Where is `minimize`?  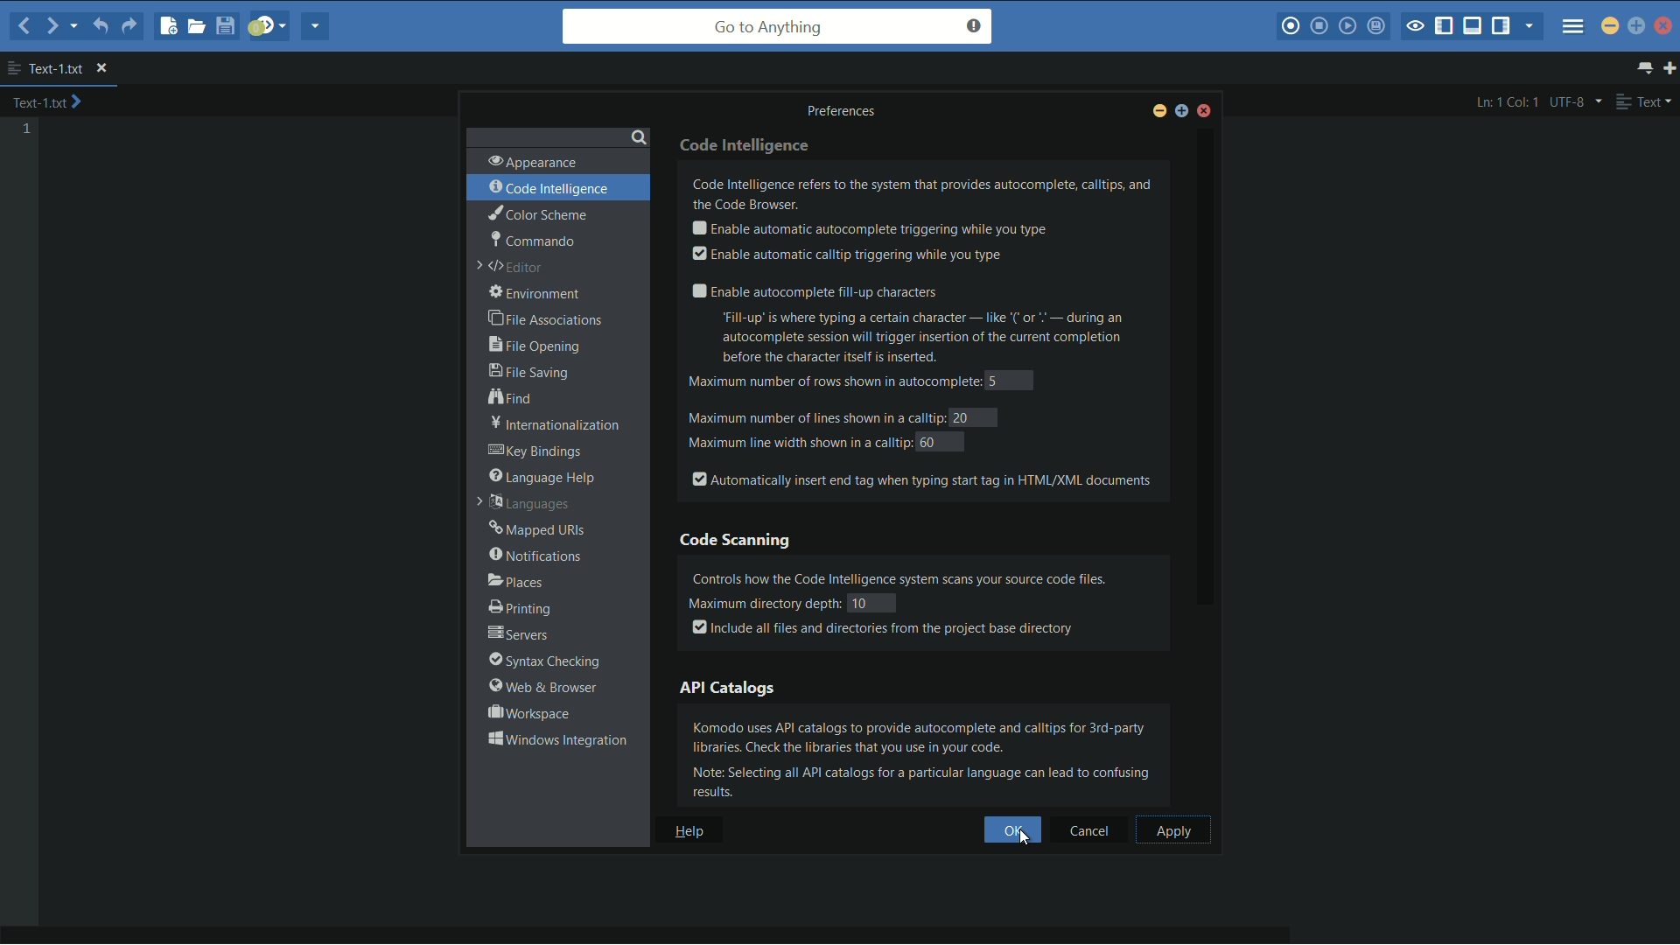 minimize is located at coordinates (1610, 24).